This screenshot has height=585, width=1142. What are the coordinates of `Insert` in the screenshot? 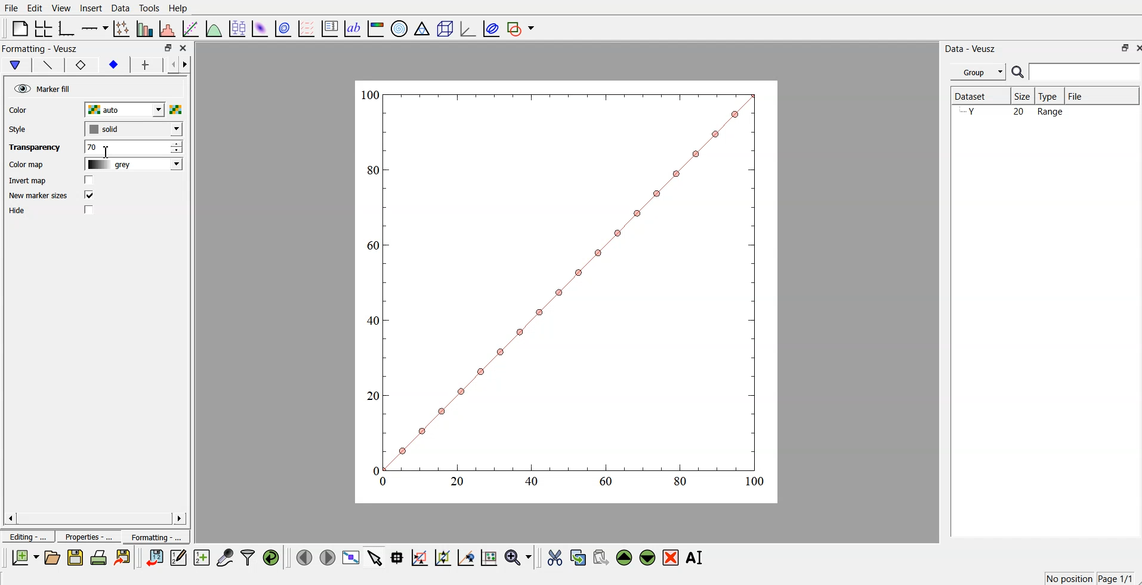 It's located at (89, 8).